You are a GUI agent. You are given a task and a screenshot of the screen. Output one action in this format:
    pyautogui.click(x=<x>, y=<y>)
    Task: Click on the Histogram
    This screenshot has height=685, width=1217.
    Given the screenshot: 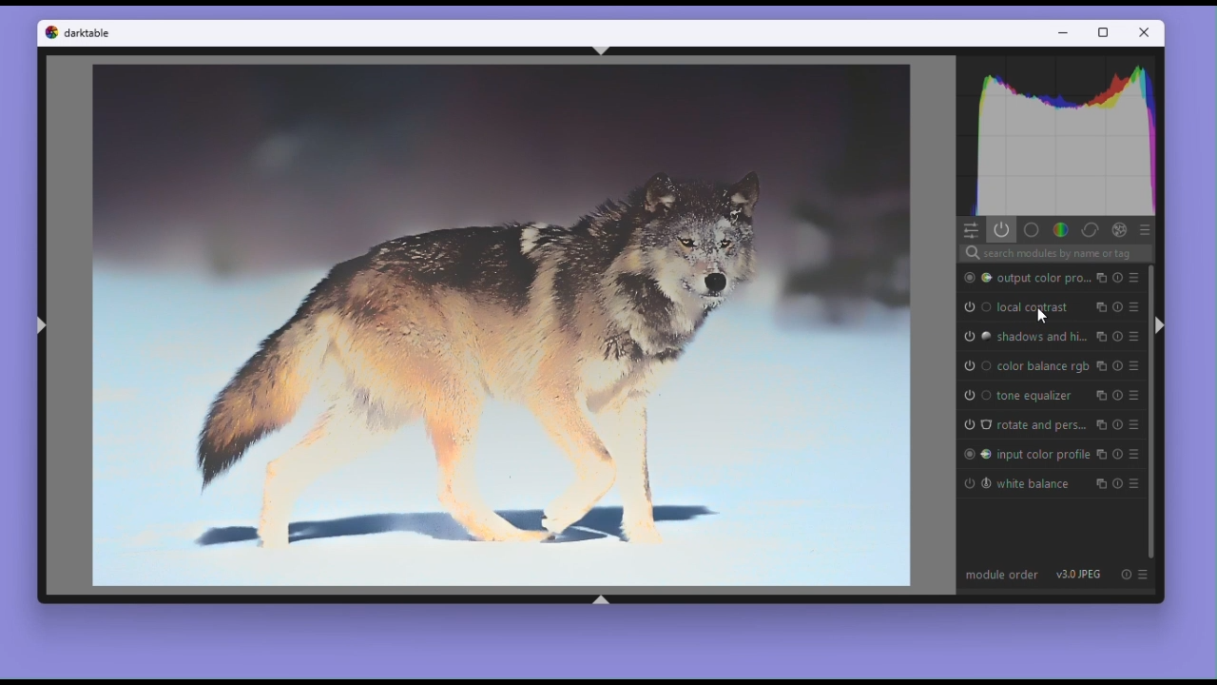 What is the action you would take?
    pyautogui.click(x=1055, y=138)
    